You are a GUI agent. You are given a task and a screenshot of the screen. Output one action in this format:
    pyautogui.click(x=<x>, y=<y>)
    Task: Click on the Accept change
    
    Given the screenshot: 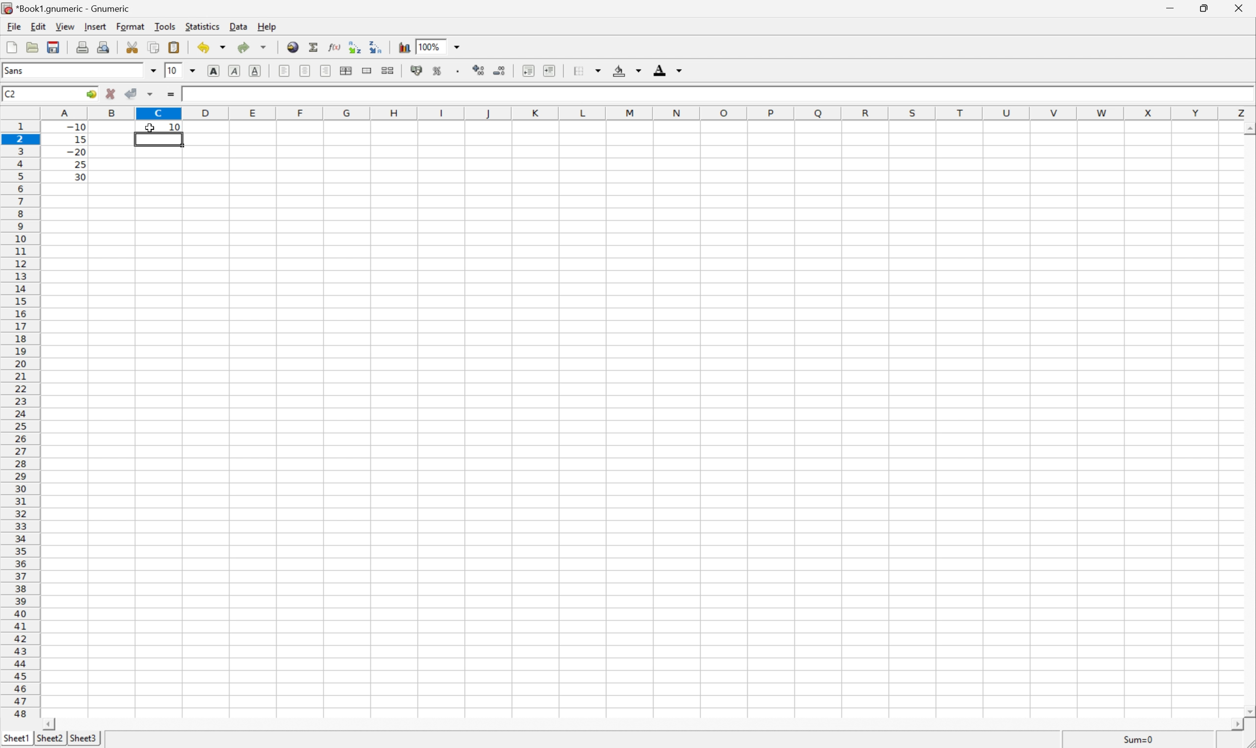 What is the action you would take?
    pyautogui.click(x=132, y=94)
    